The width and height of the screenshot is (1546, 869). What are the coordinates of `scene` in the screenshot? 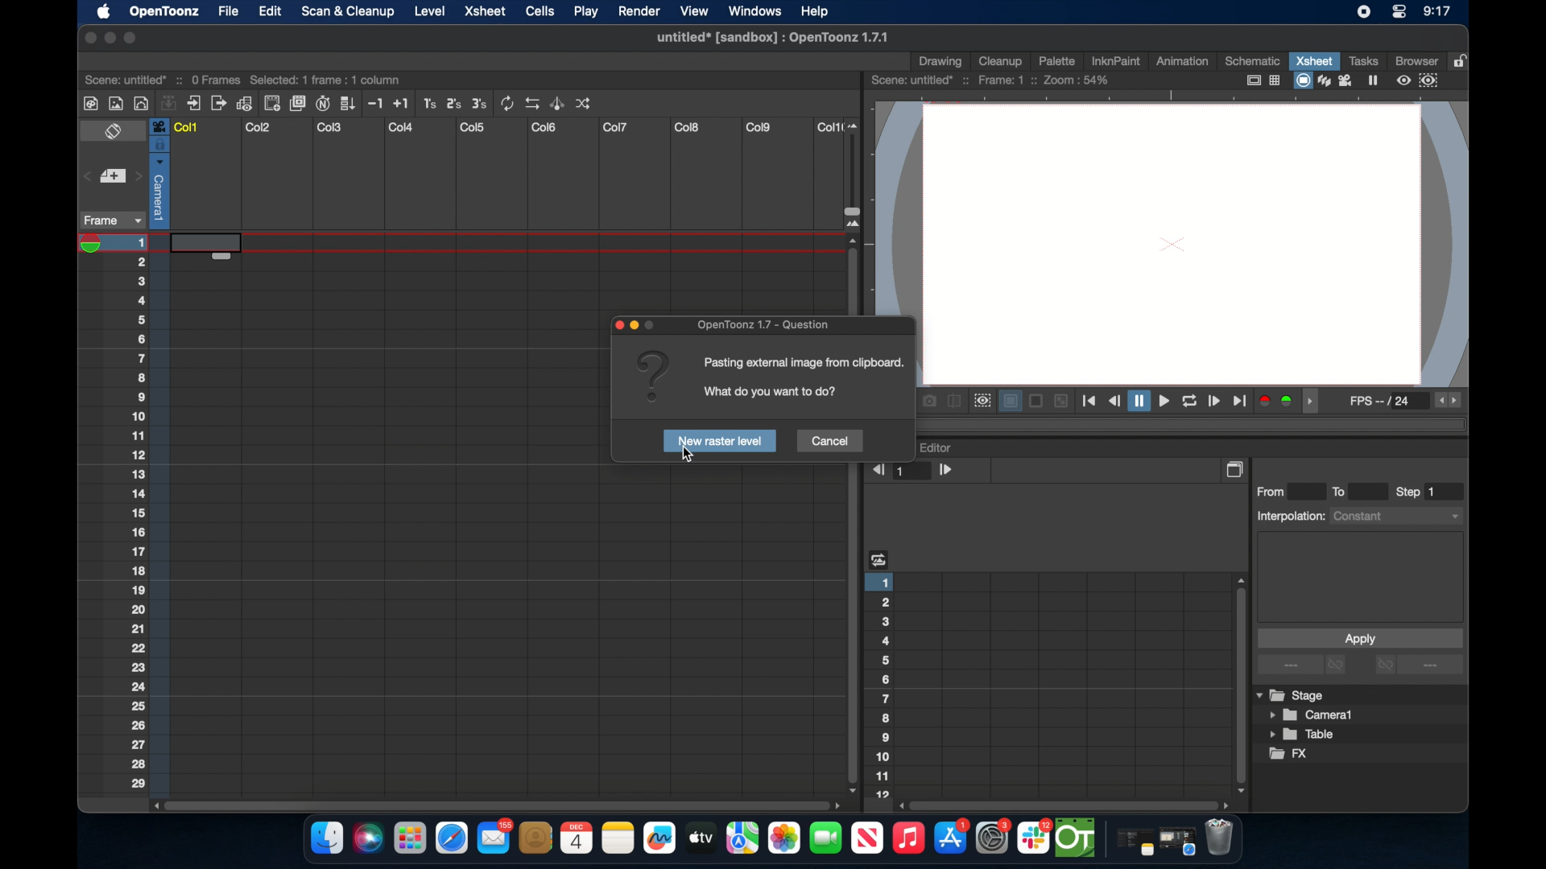 It's located at (991, 80).